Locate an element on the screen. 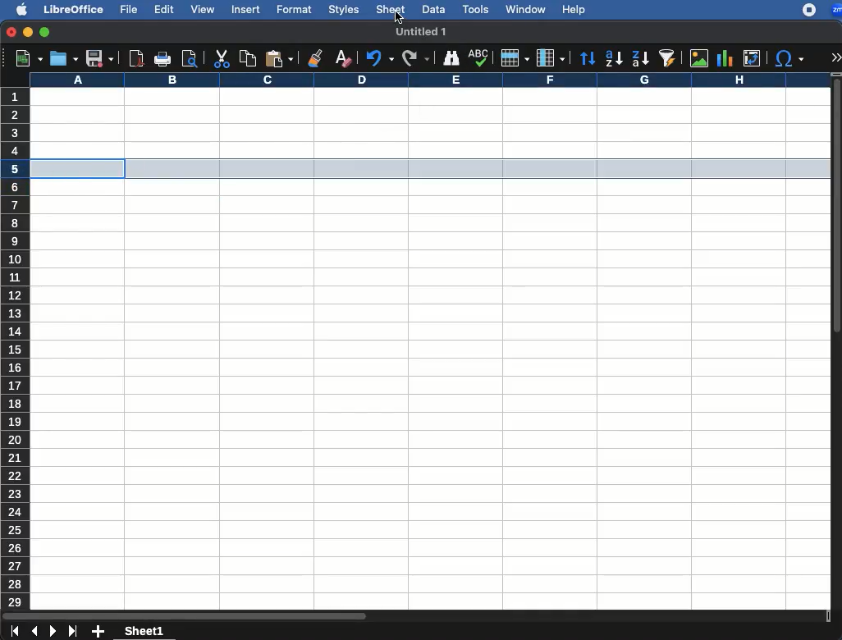  edit is located at coordinates (163, 10).